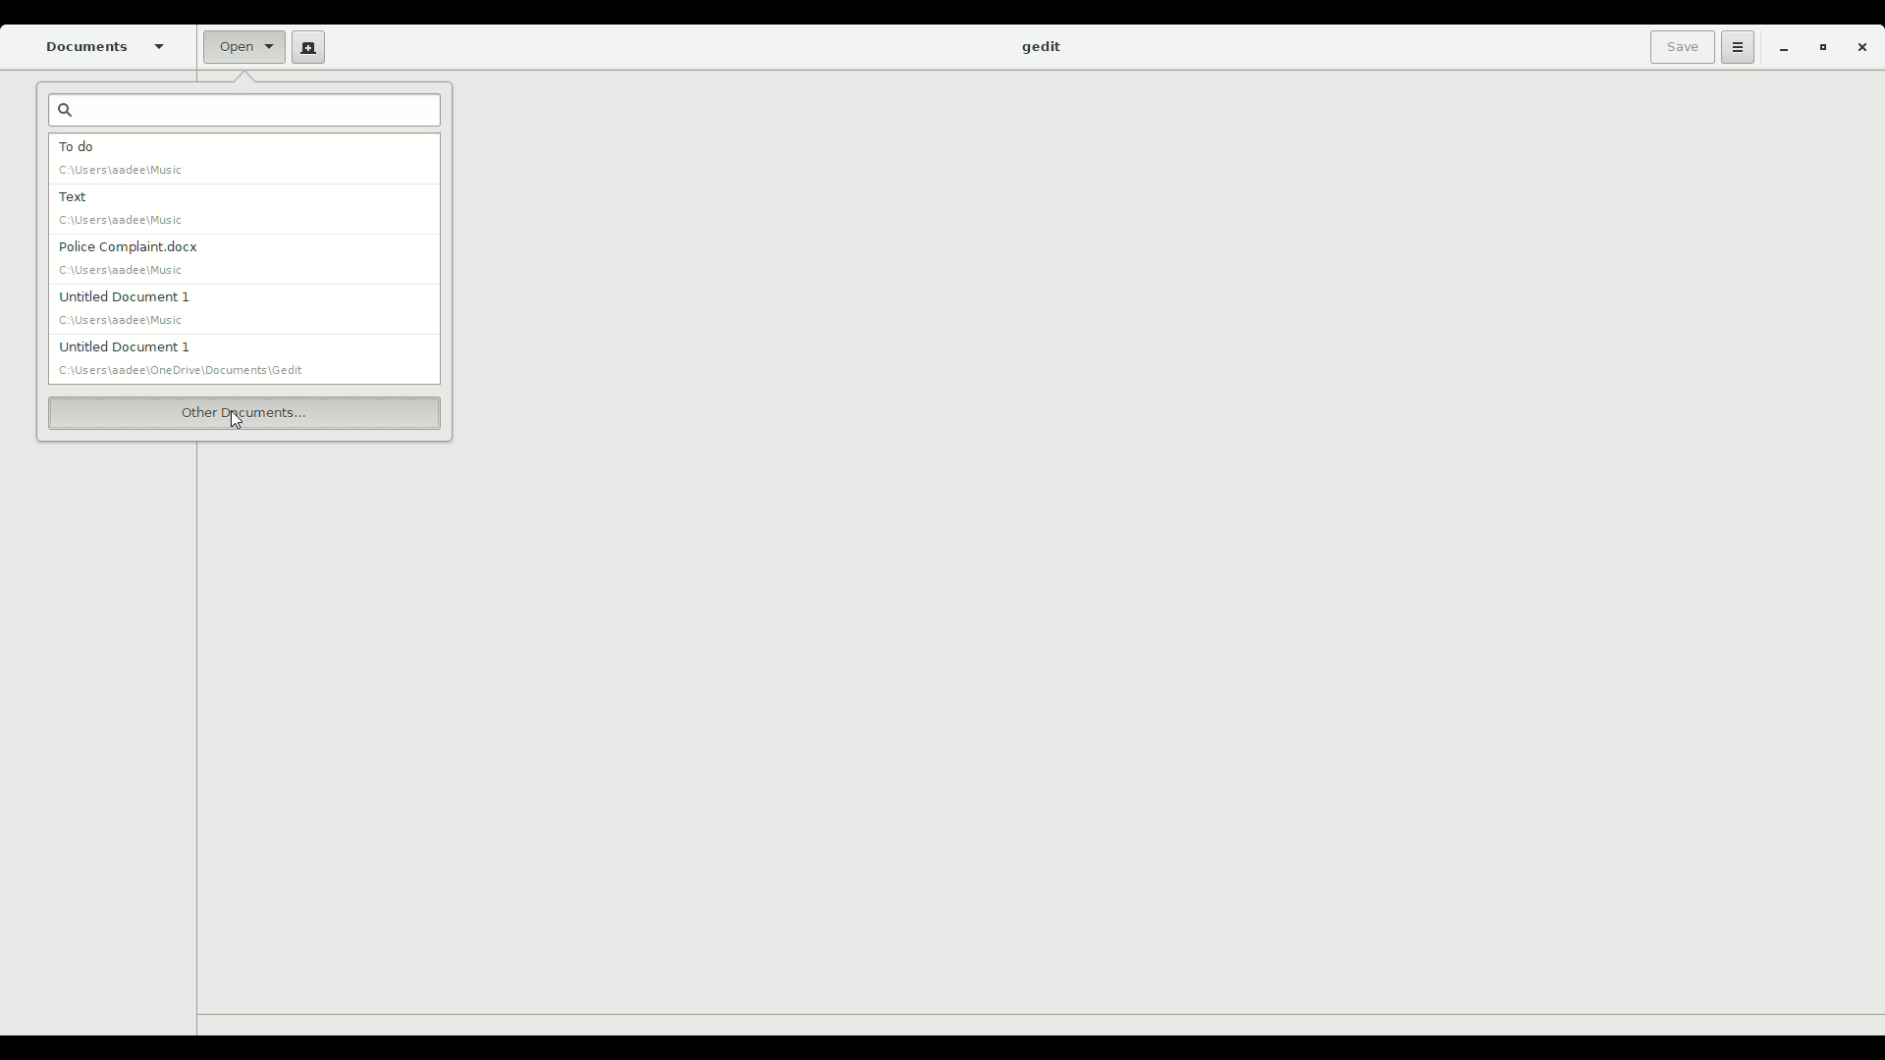  Describe the element at coordinates (236, 46) in the screenshot. I see `Open` at that location.